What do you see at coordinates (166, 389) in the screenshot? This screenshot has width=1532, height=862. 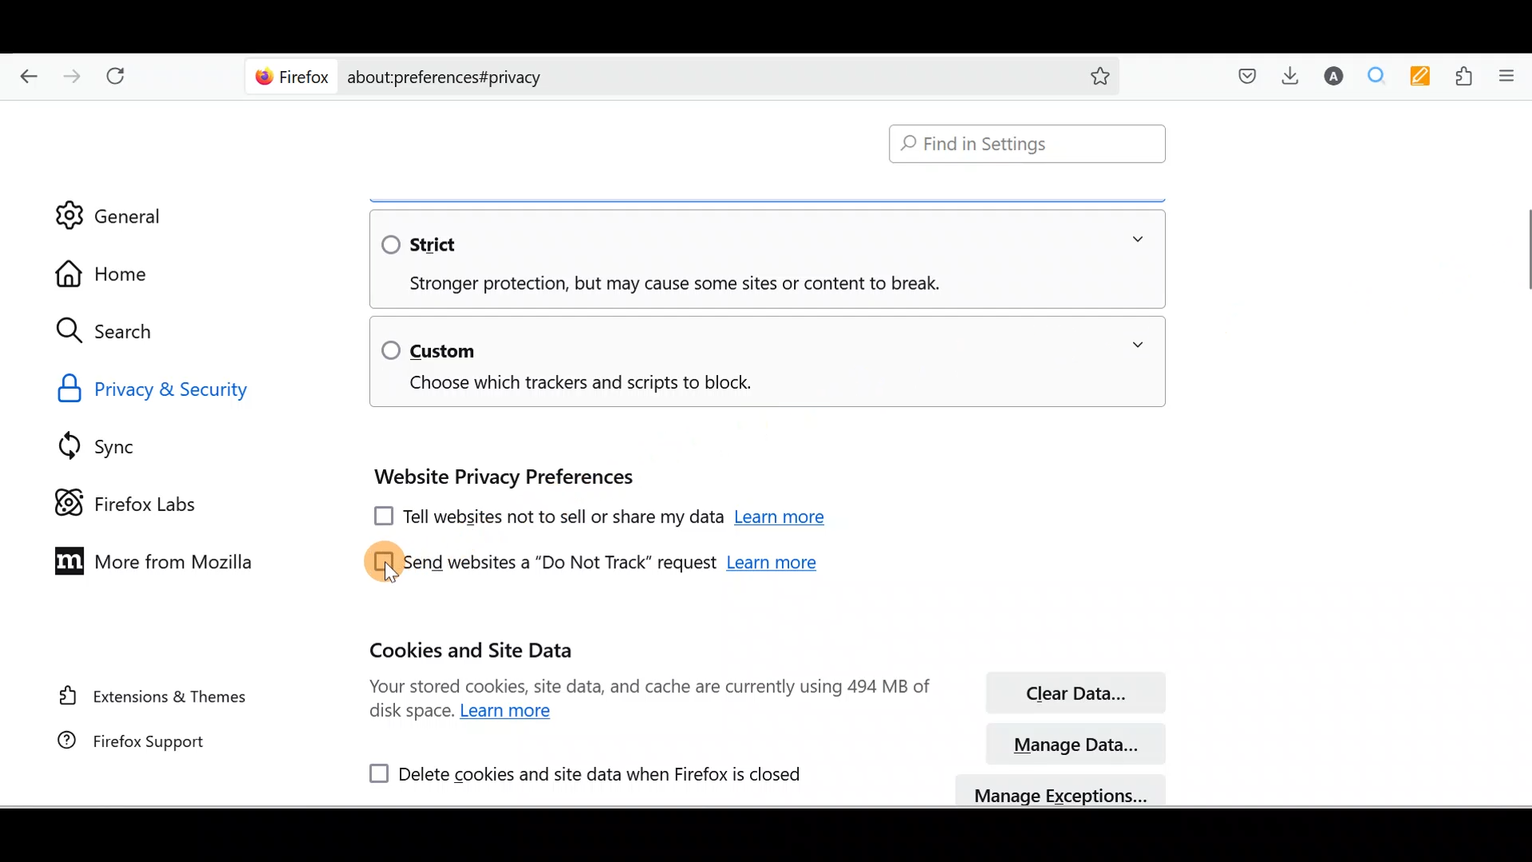 I see `Privacy & Security` at bounding box center [166, 389].